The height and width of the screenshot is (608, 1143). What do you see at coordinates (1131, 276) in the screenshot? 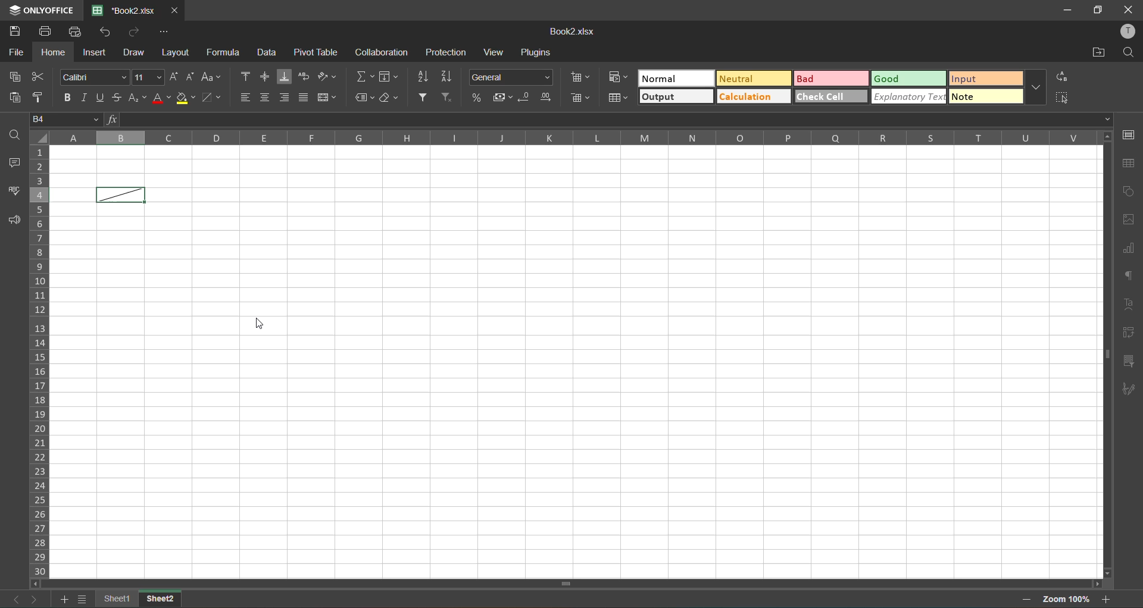
I see `paragraph` at bounding box center [1131, 276].